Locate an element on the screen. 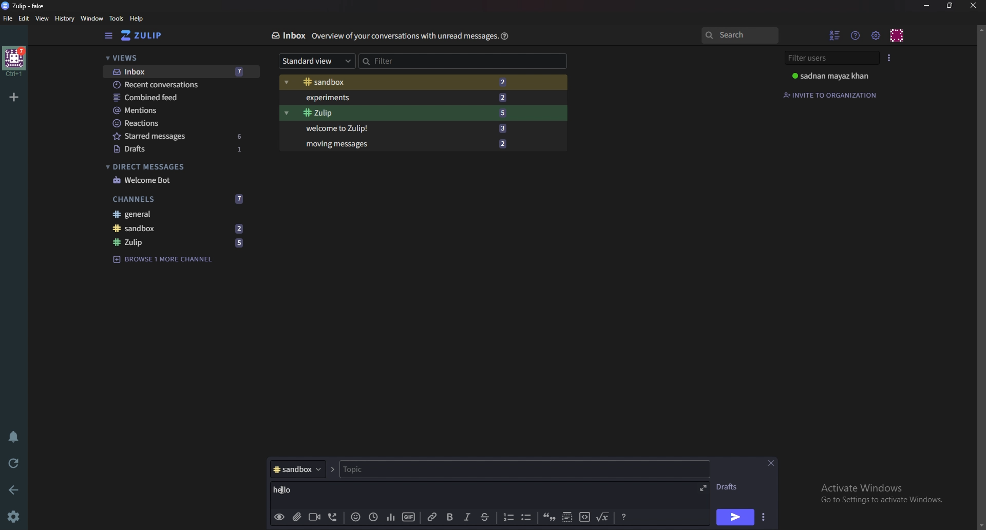  Recent conversations is located at coordinates (176, 85).